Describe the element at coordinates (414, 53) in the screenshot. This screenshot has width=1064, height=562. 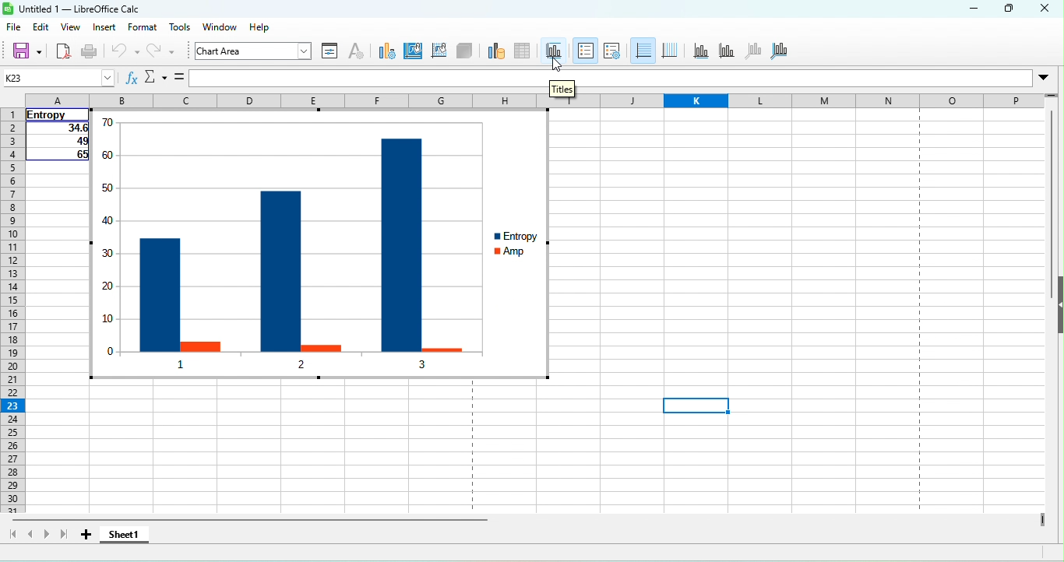
I see `chart area` at that location.